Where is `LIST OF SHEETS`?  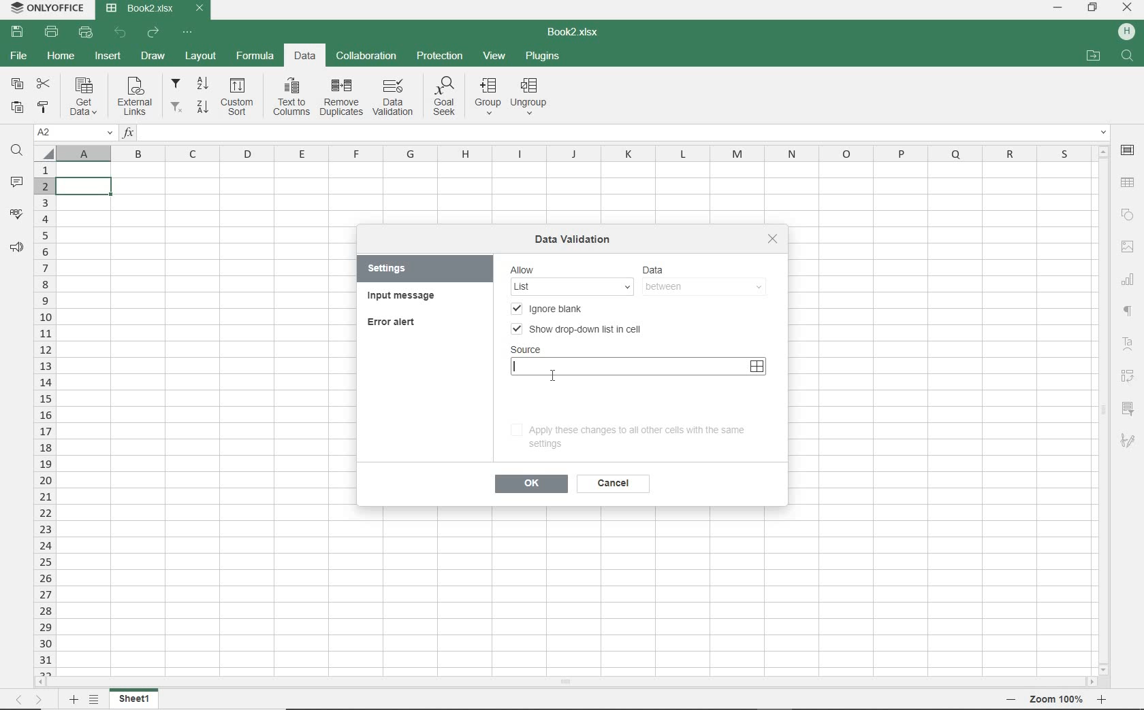
LIST OF SHEETS is located at coordinates (97, 700).